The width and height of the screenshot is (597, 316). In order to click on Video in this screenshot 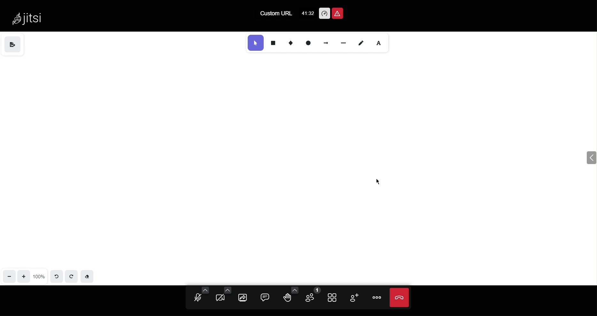, I will do `click(222, 297)`.